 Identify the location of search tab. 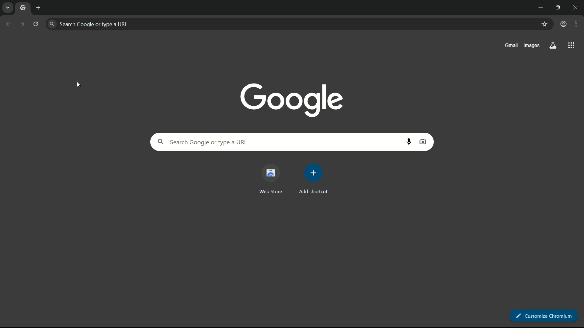
(8, 8).